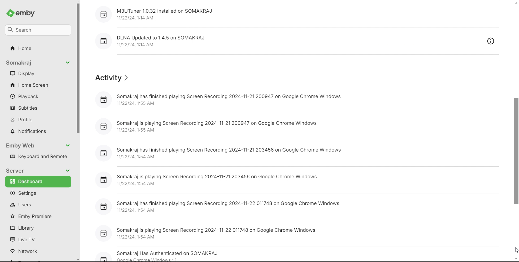  What do you see at coordinates (38, 251) in the screenshot?
I see `network` at bounding box center [38, 251].